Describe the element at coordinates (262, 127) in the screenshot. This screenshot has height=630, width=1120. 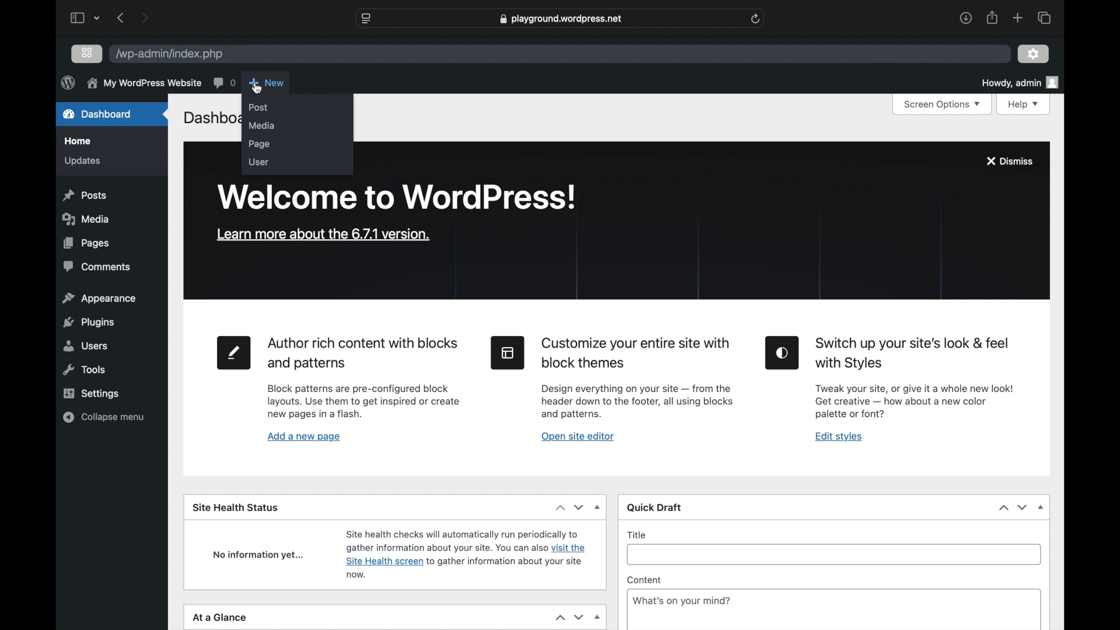
I see `media` at that location.